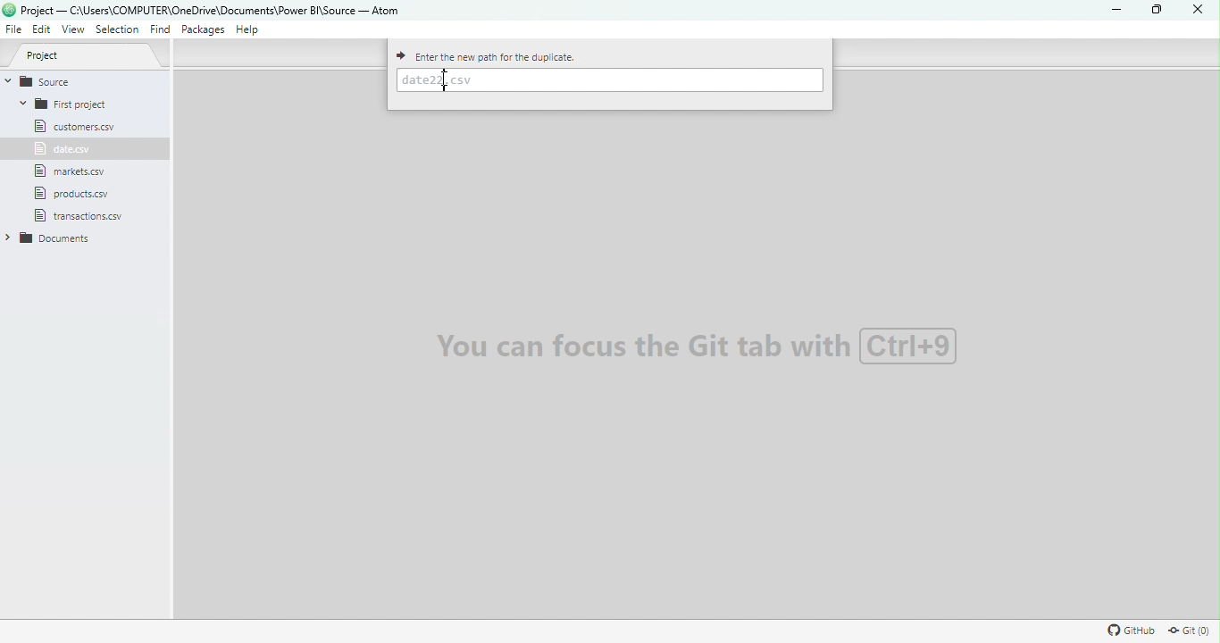 This screenshot has width=1220, height=643. Describe the element at coordinates (59, 149) in the screenshot. I see `File` at that location.